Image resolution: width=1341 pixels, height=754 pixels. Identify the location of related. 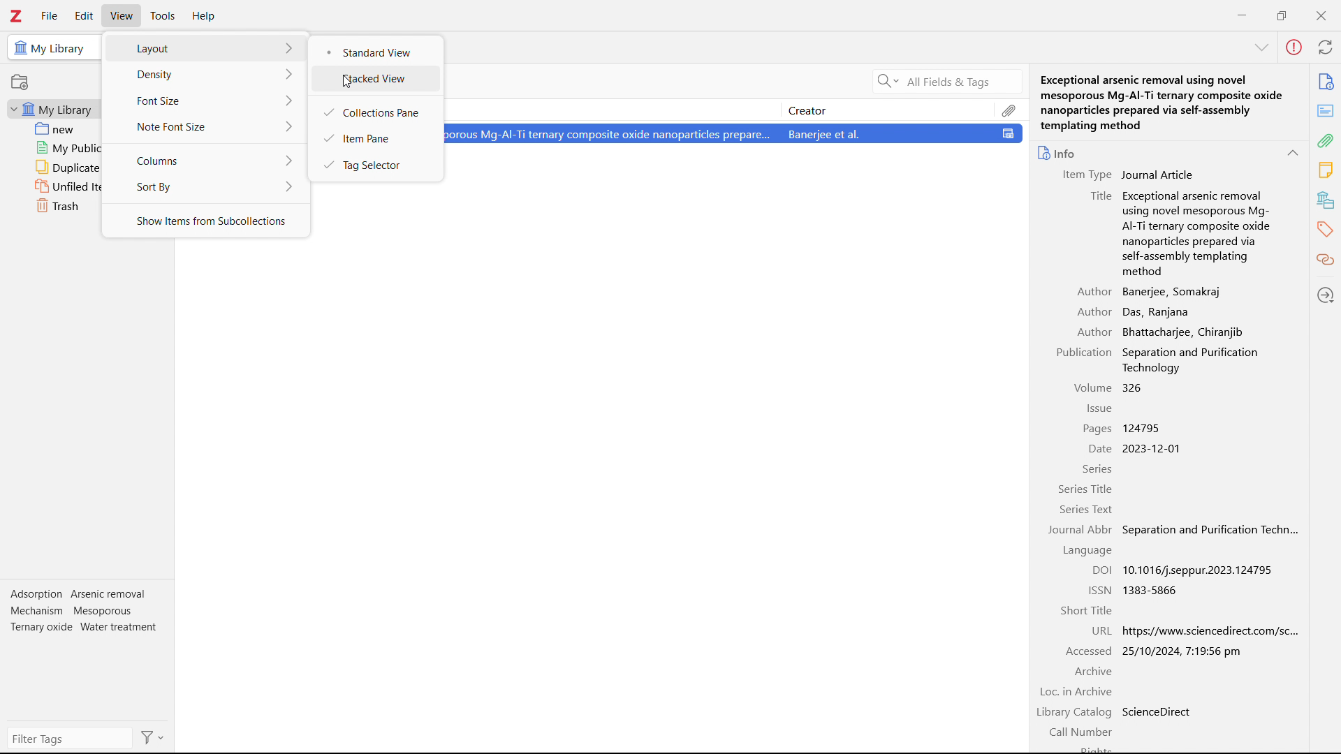
(1326, 259).